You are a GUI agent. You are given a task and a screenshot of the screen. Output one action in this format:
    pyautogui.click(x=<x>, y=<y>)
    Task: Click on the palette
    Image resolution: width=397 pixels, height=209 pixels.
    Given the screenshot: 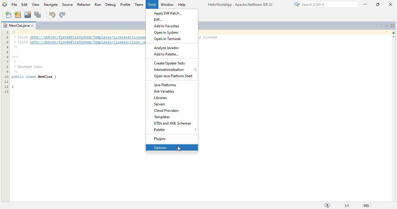 What is the action you would take?
    pyautogui.click(x=175, y=130)
    